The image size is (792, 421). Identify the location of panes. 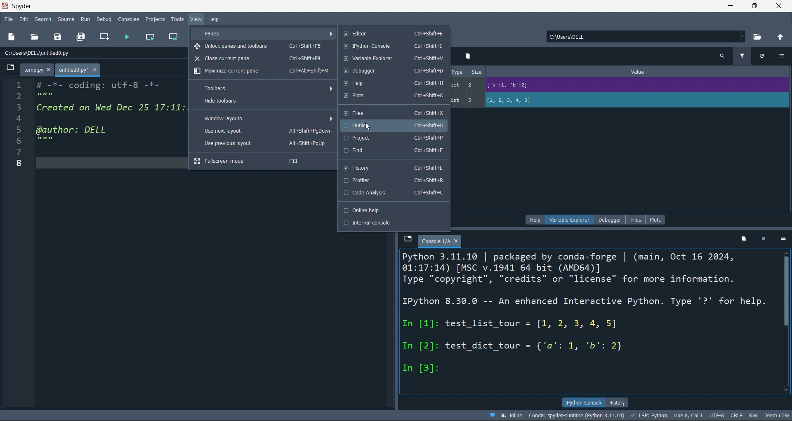
(264, 34).